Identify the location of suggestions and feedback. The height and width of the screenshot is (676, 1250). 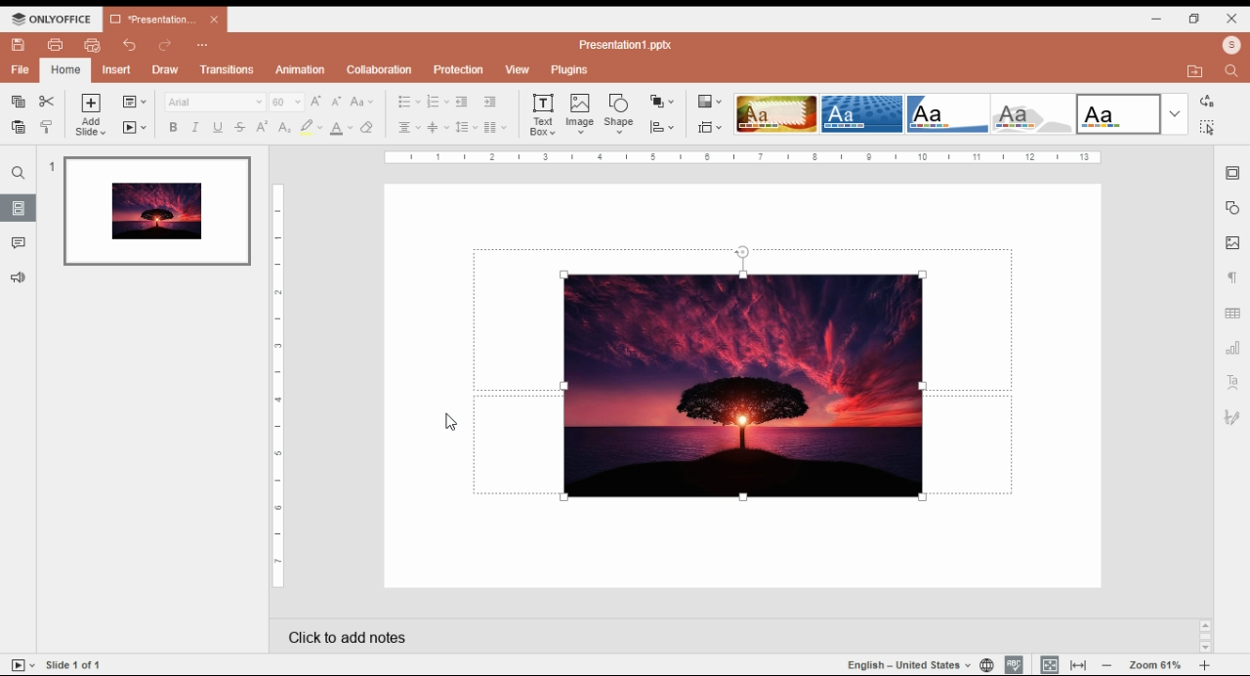
(20, 278).